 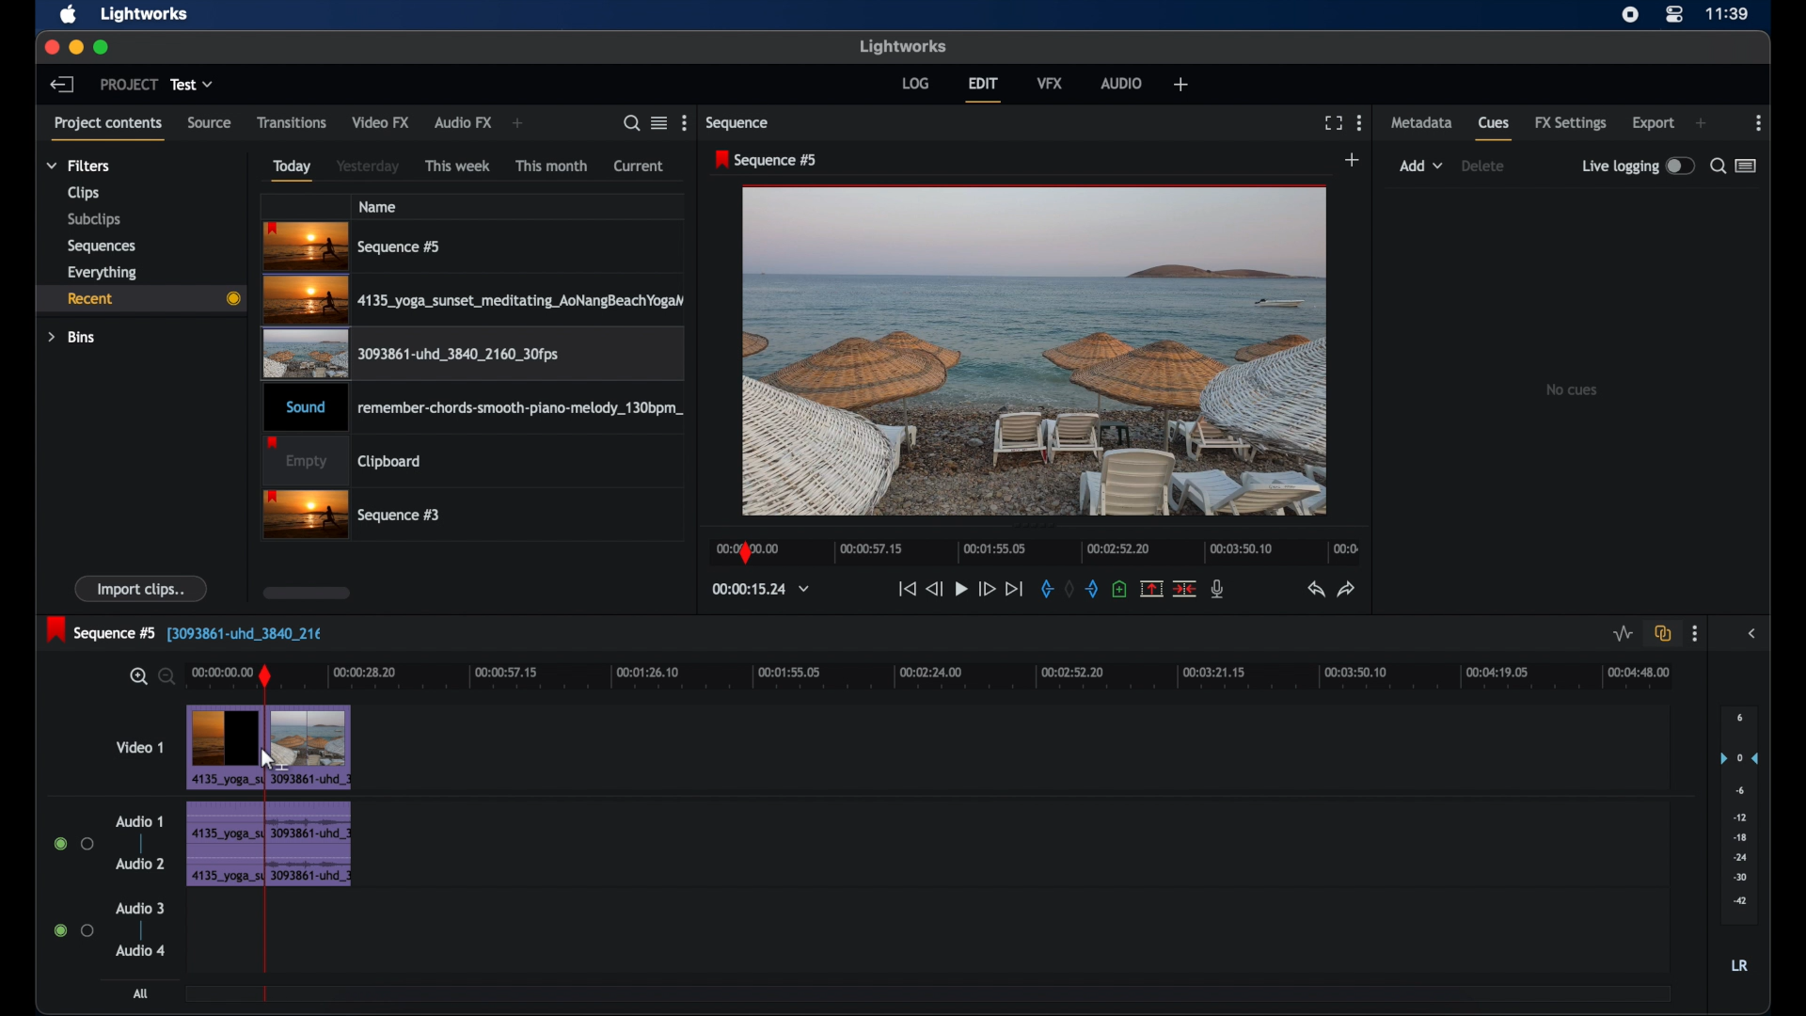 I want to click on video 1, so click(x=142, y=747).